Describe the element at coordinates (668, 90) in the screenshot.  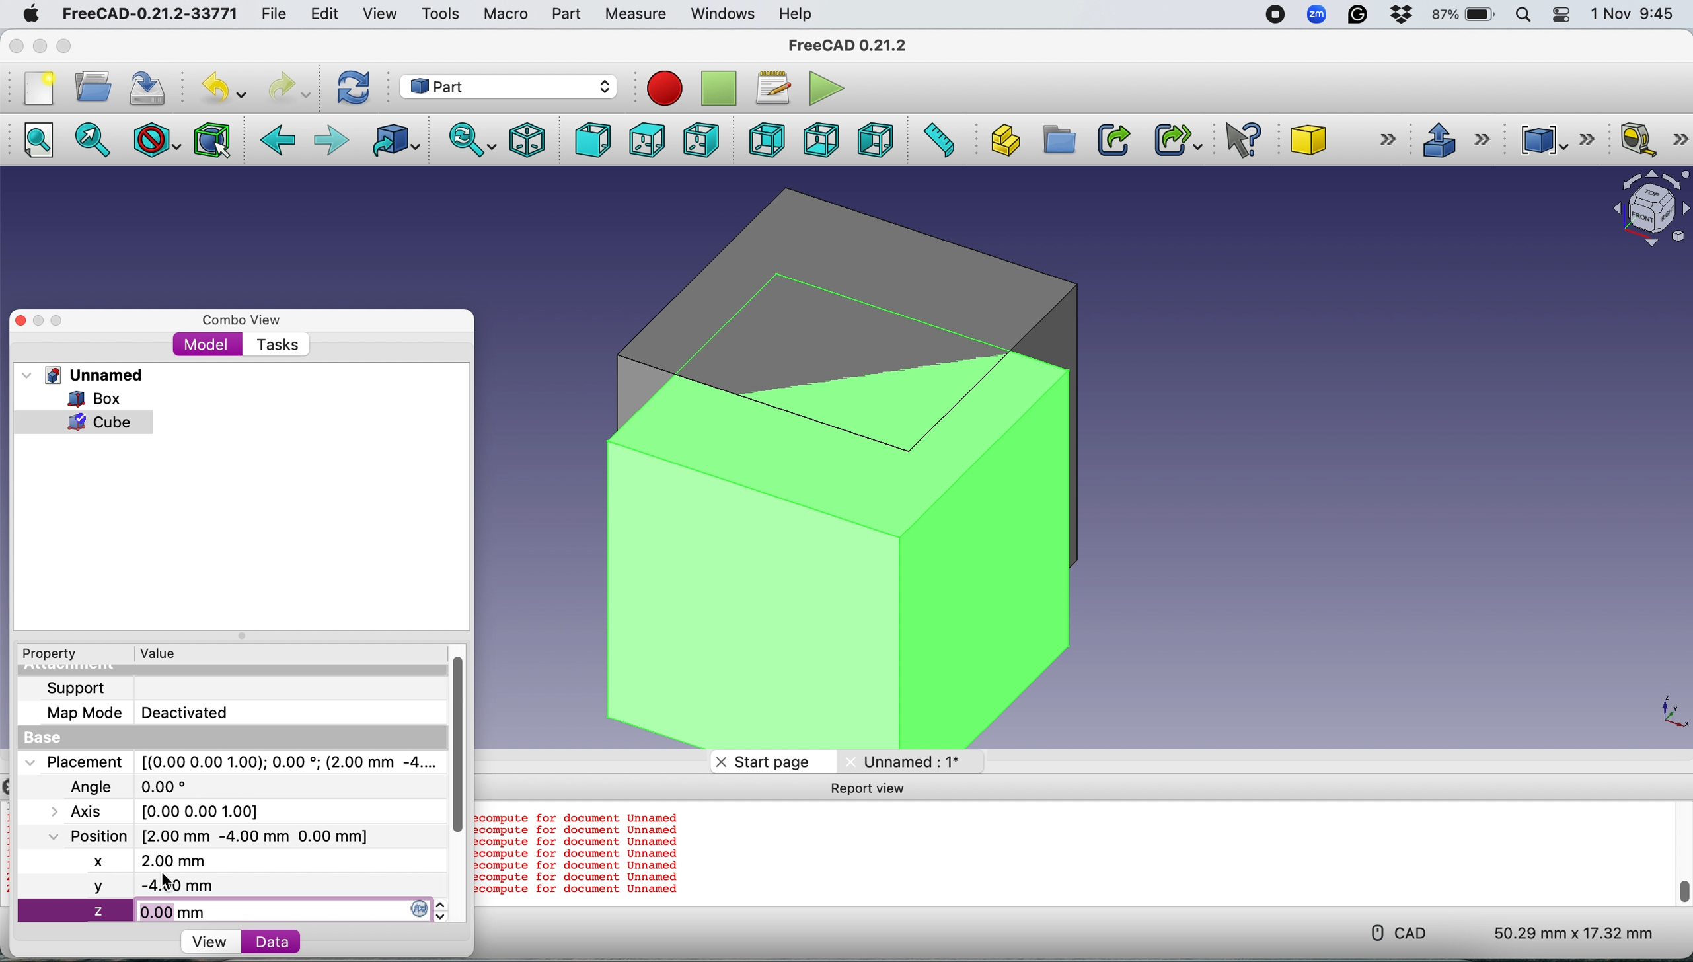
I see `Record macros` at that location.